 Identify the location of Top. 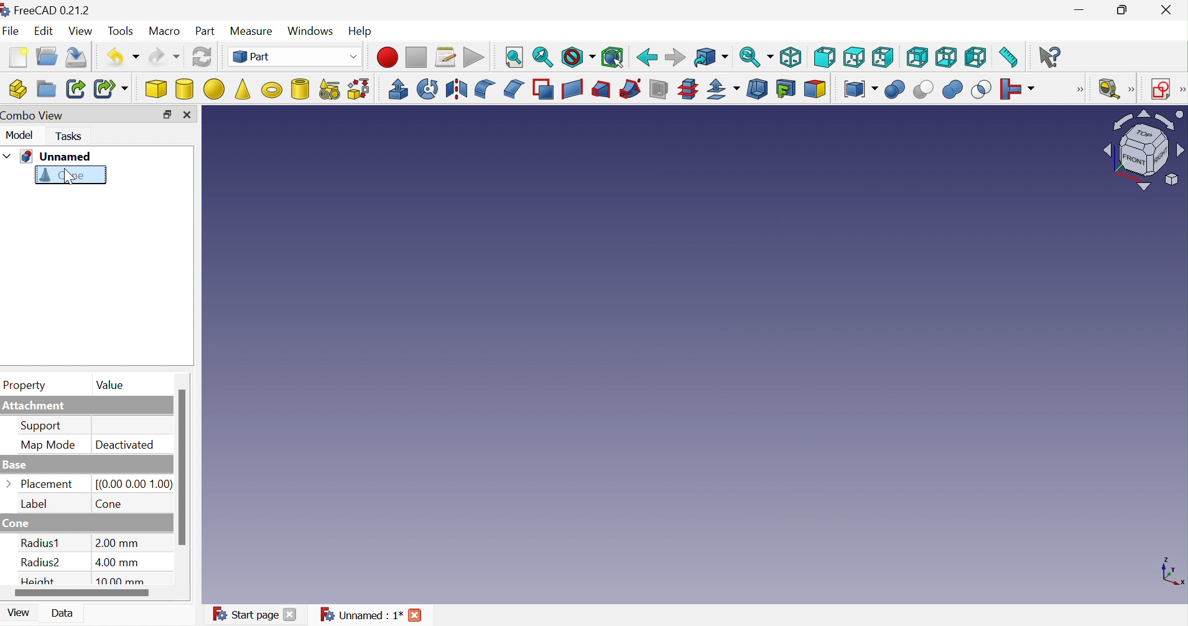
(856, 58).